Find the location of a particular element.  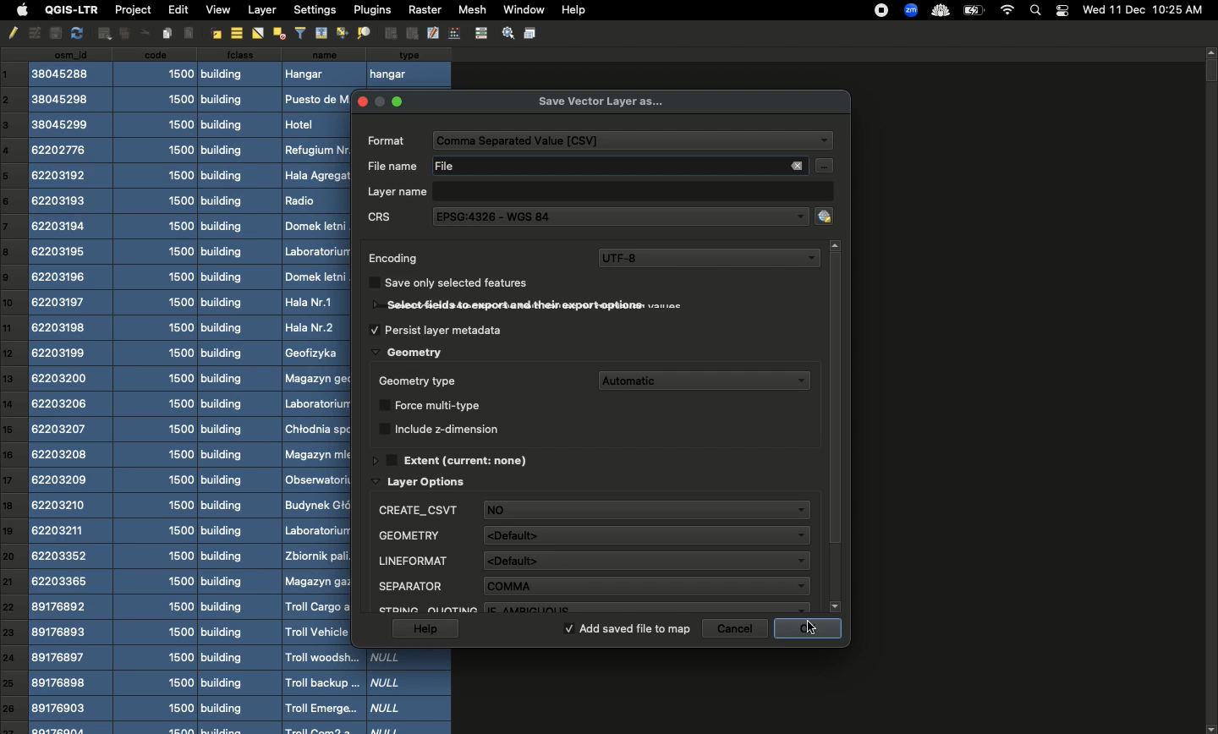

Align Top is located at coordinates (321, 32).